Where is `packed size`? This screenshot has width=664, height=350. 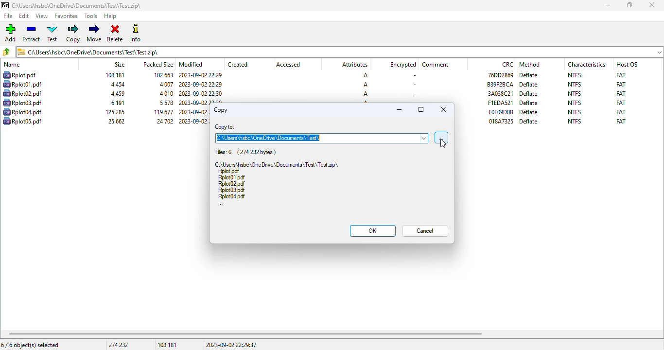 packed size is located at coordinates (162, 112).